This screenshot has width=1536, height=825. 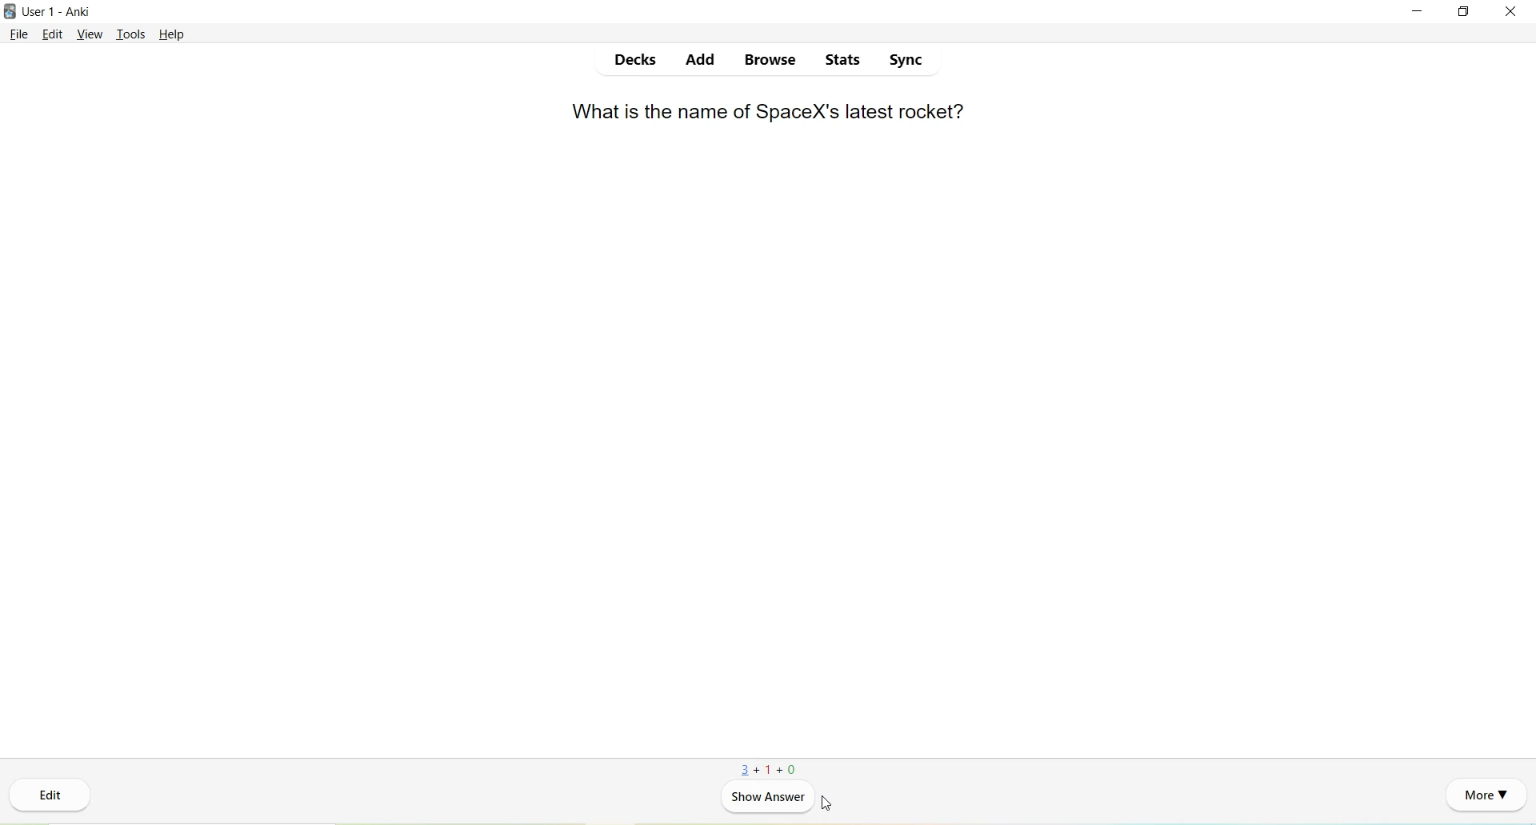 I want to click on Add, so click(x=702, y=61).